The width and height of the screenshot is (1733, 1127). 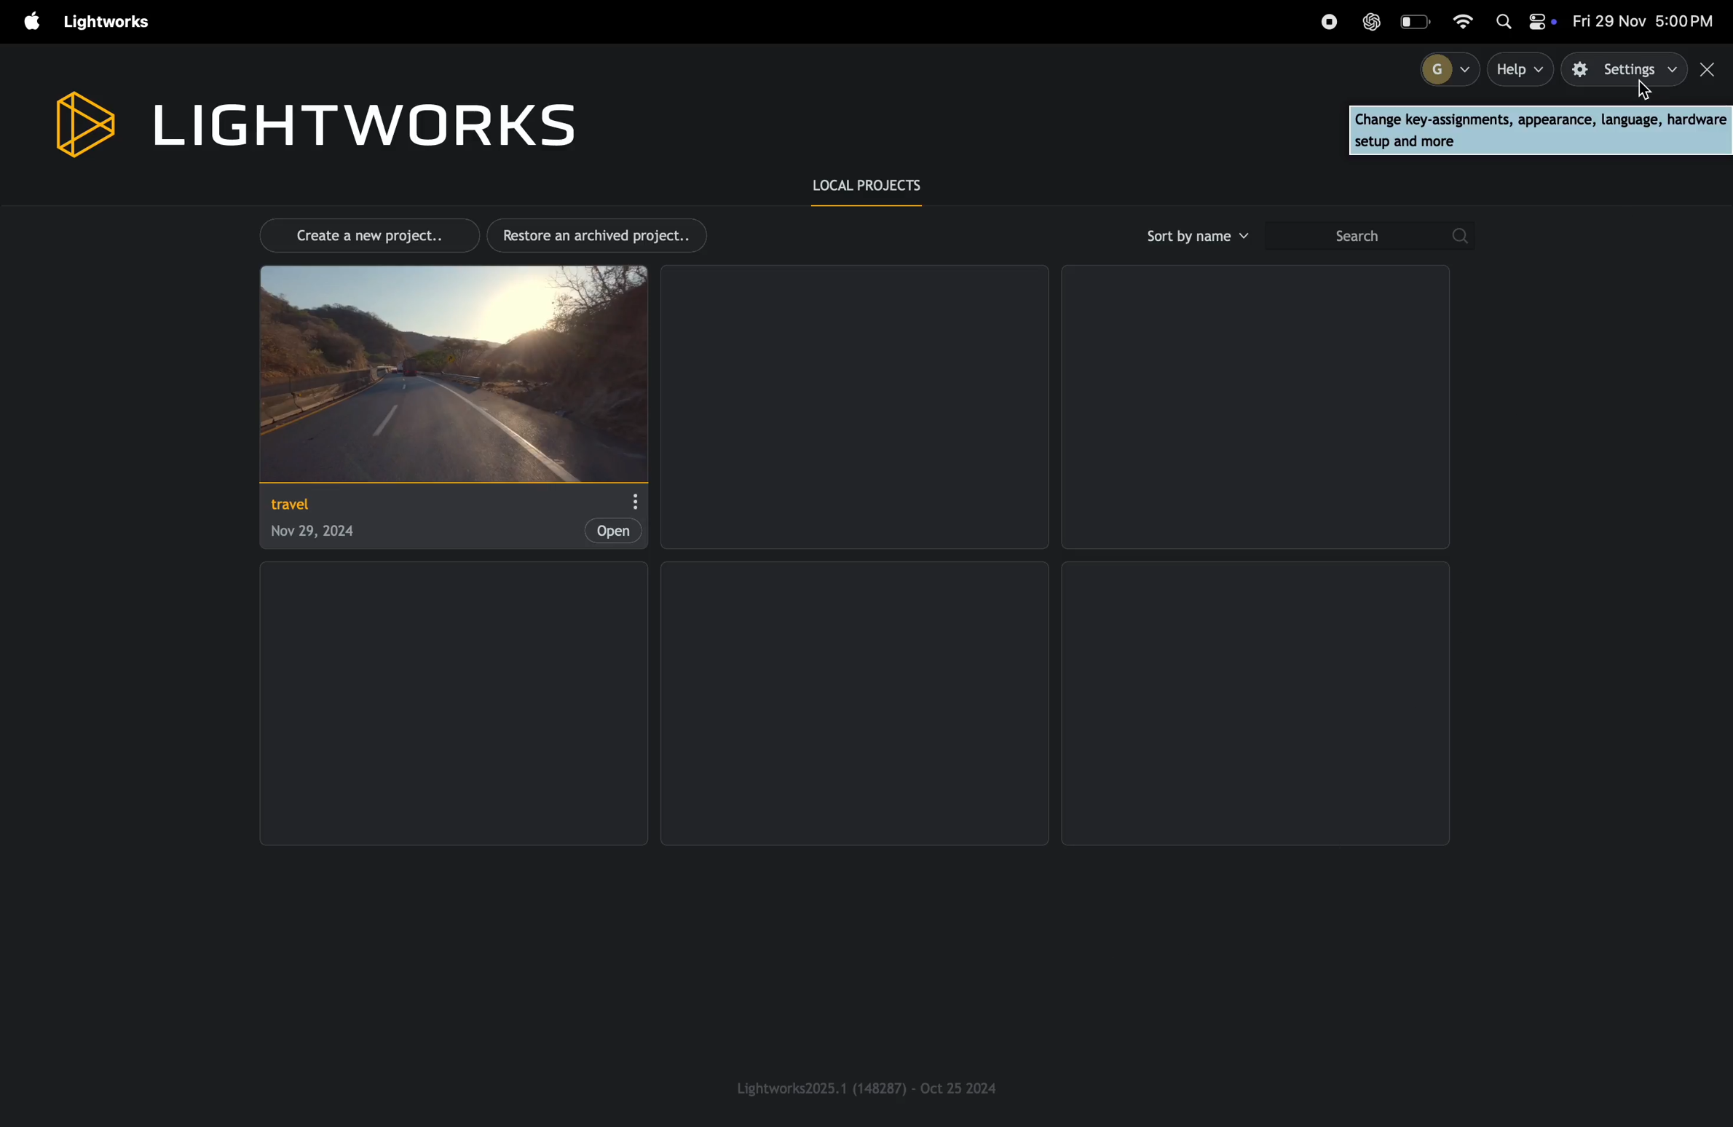 I want to click on cursor, so click(x=1644, y=93).